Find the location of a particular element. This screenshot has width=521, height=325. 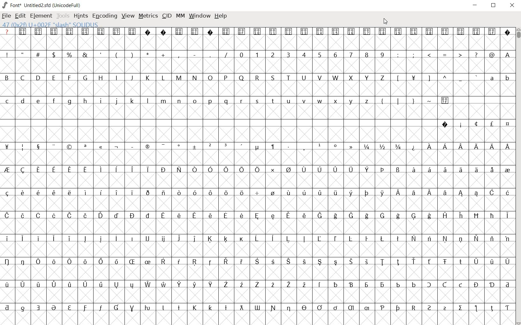

special symbols is located at coordinates (473, 124).